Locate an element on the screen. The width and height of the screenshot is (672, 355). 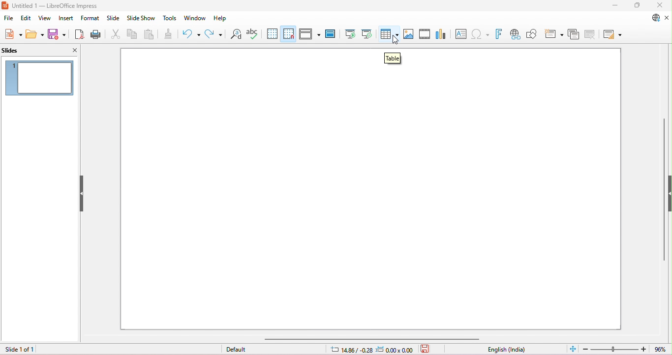
slideshow is located at coordinates (141, 18).